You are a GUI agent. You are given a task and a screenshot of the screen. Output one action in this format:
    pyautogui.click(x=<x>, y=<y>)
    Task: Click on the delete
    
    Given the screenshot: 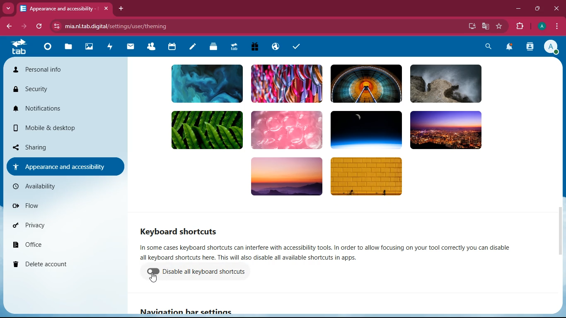 What is the action you would take?
    pyautogui.click(x=67, y=265)
    